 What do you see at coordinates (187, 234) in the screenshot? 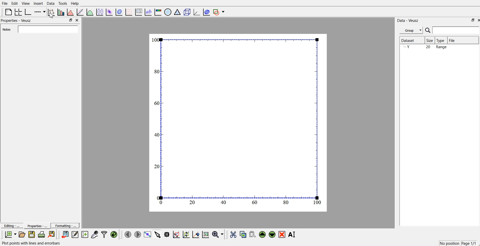
I see `click to zoom` at bounding box center [187, 234].